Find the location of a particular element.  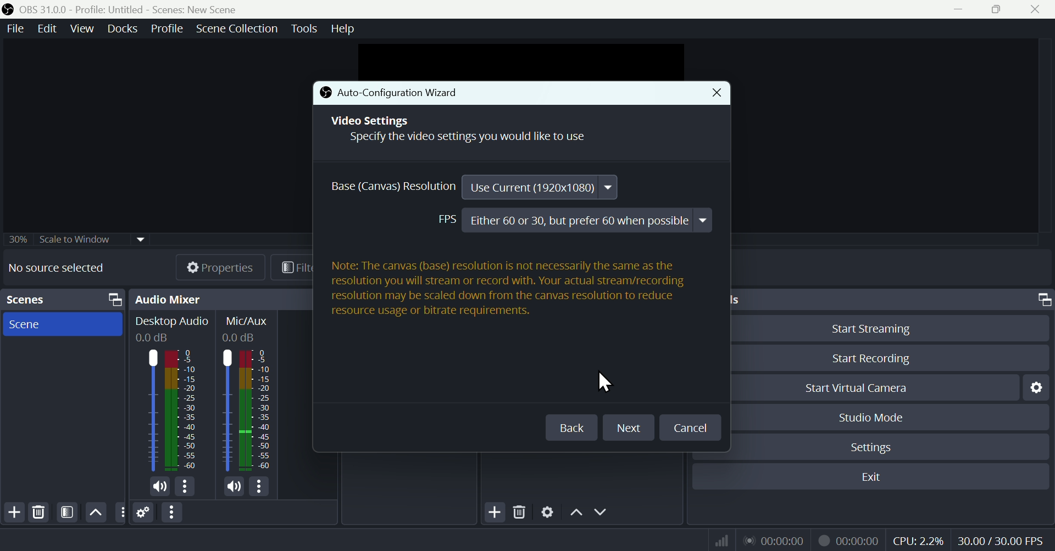

Either 60 or 30, but prefer 60 when possible is located at coordinates (588, 220).